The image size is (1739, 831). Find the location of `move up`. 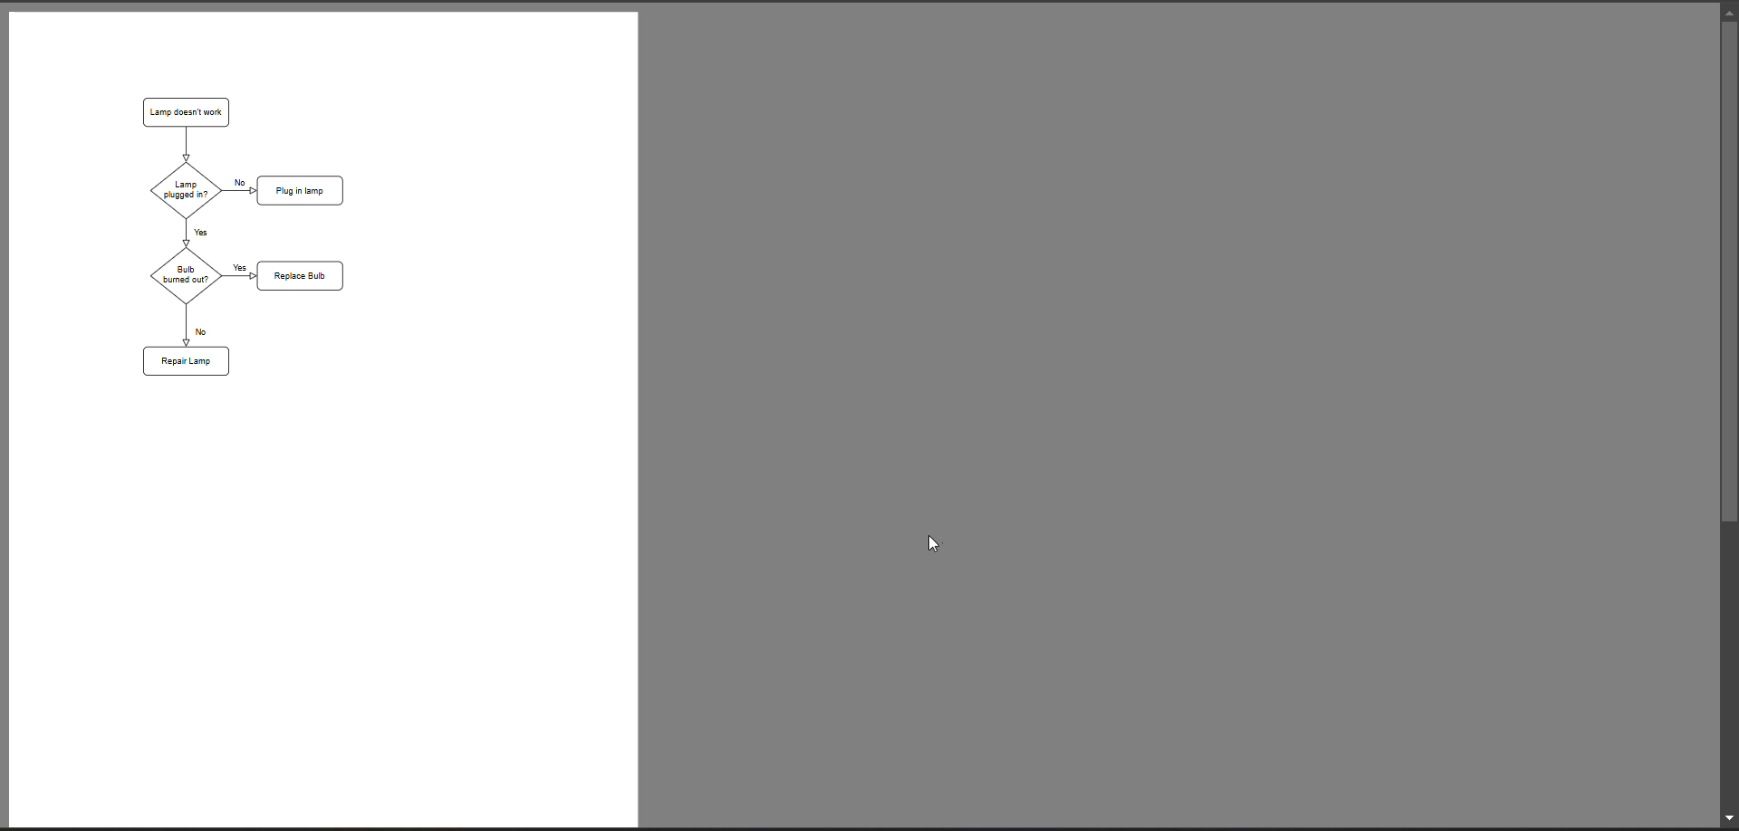

move up is located at coordinates (1728, 9).